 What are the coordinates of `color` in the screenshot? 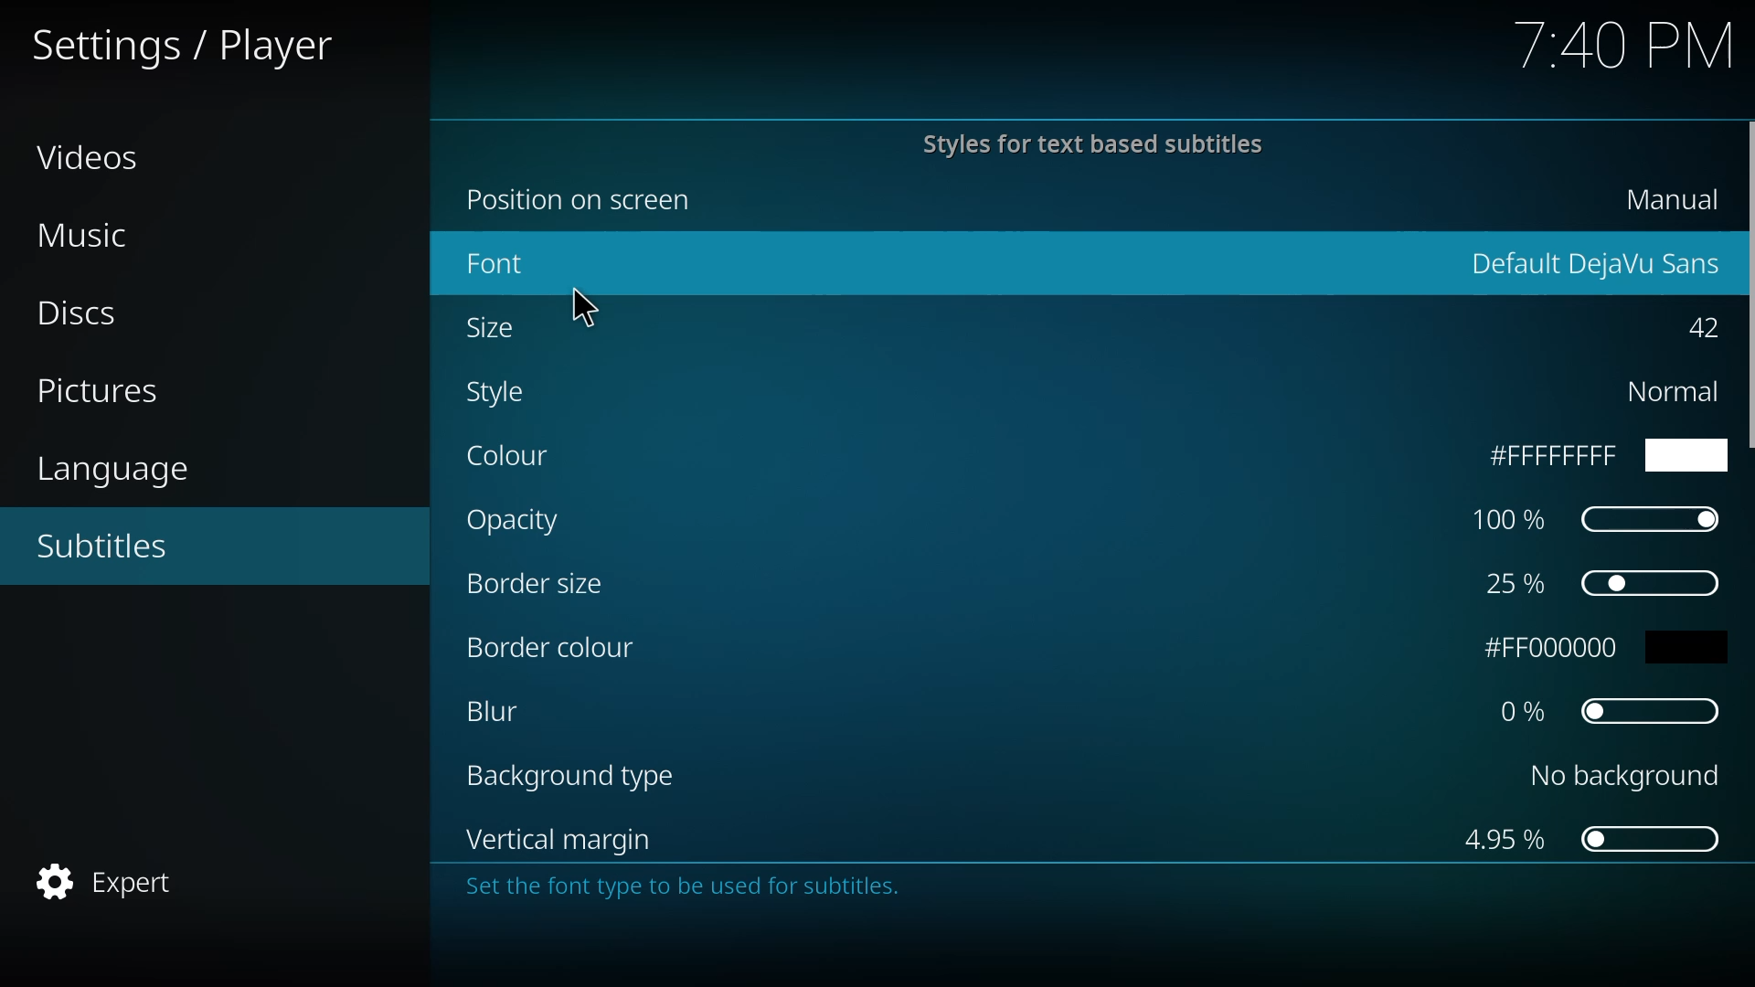 It's located at (512, 458).